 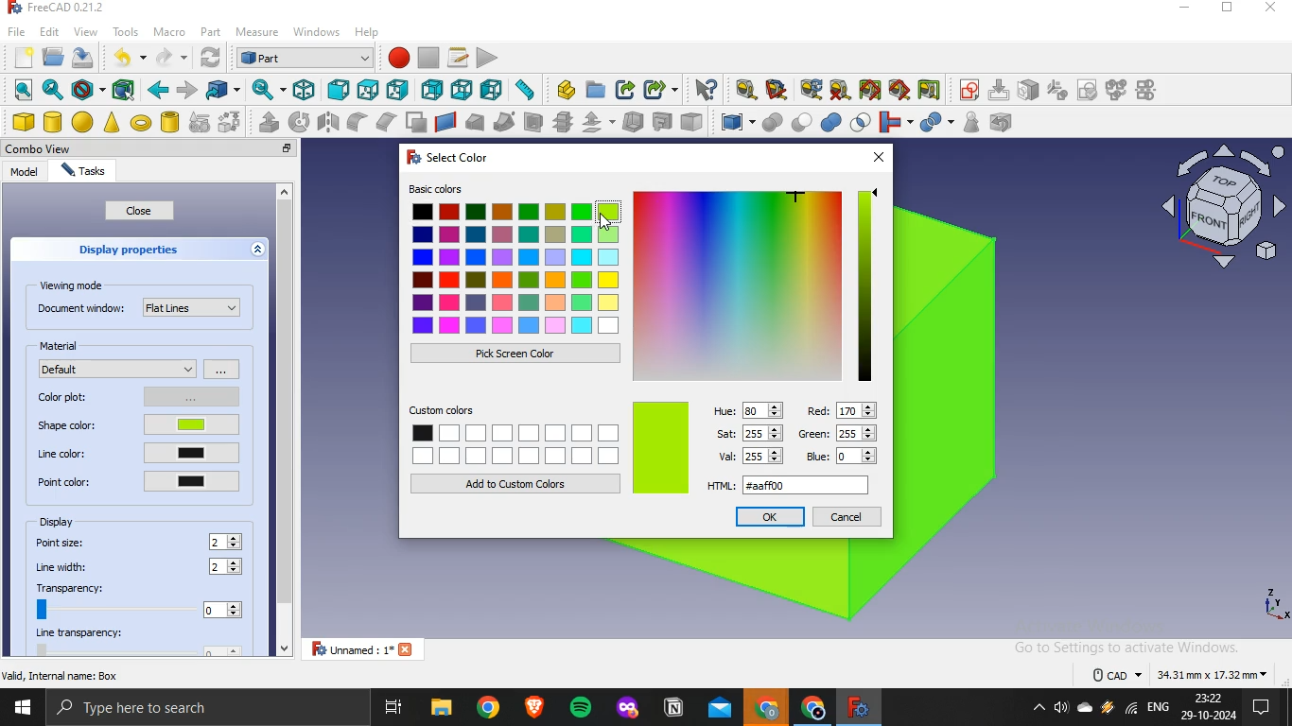 What do you see at coordinates (691, 121) in the screenshot?
I see `color per face` at bounding box center [691, 121].